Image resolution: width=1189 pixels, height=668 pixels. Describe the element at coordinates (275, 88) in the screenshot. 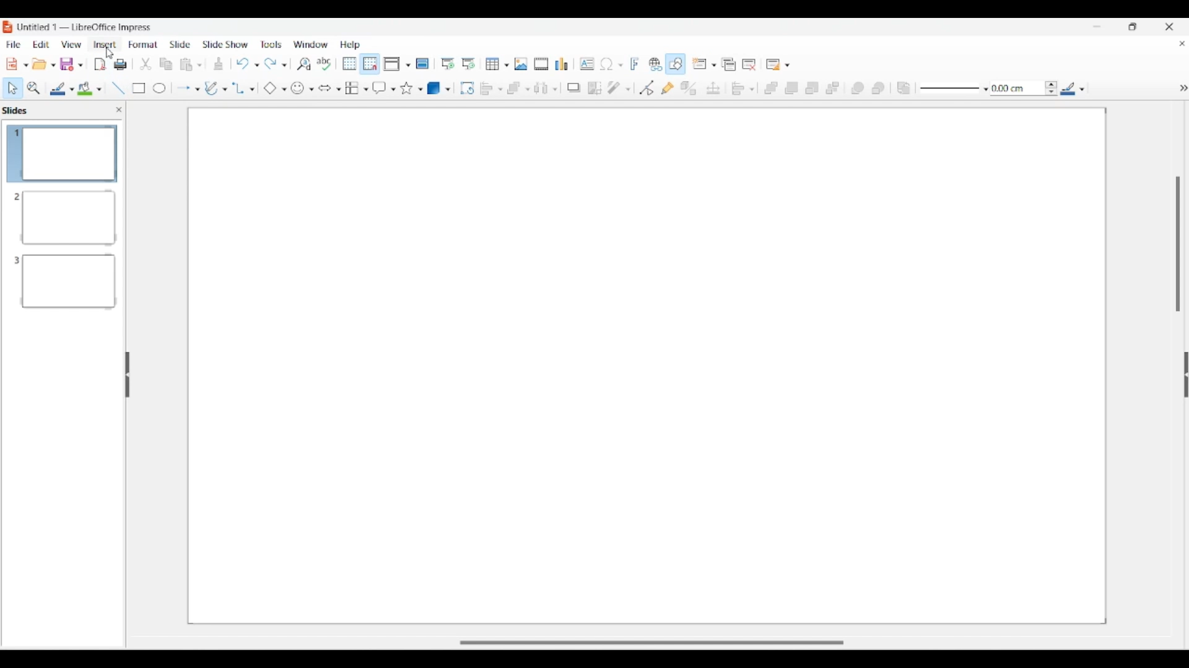

I see `Basic shape options` at that location.